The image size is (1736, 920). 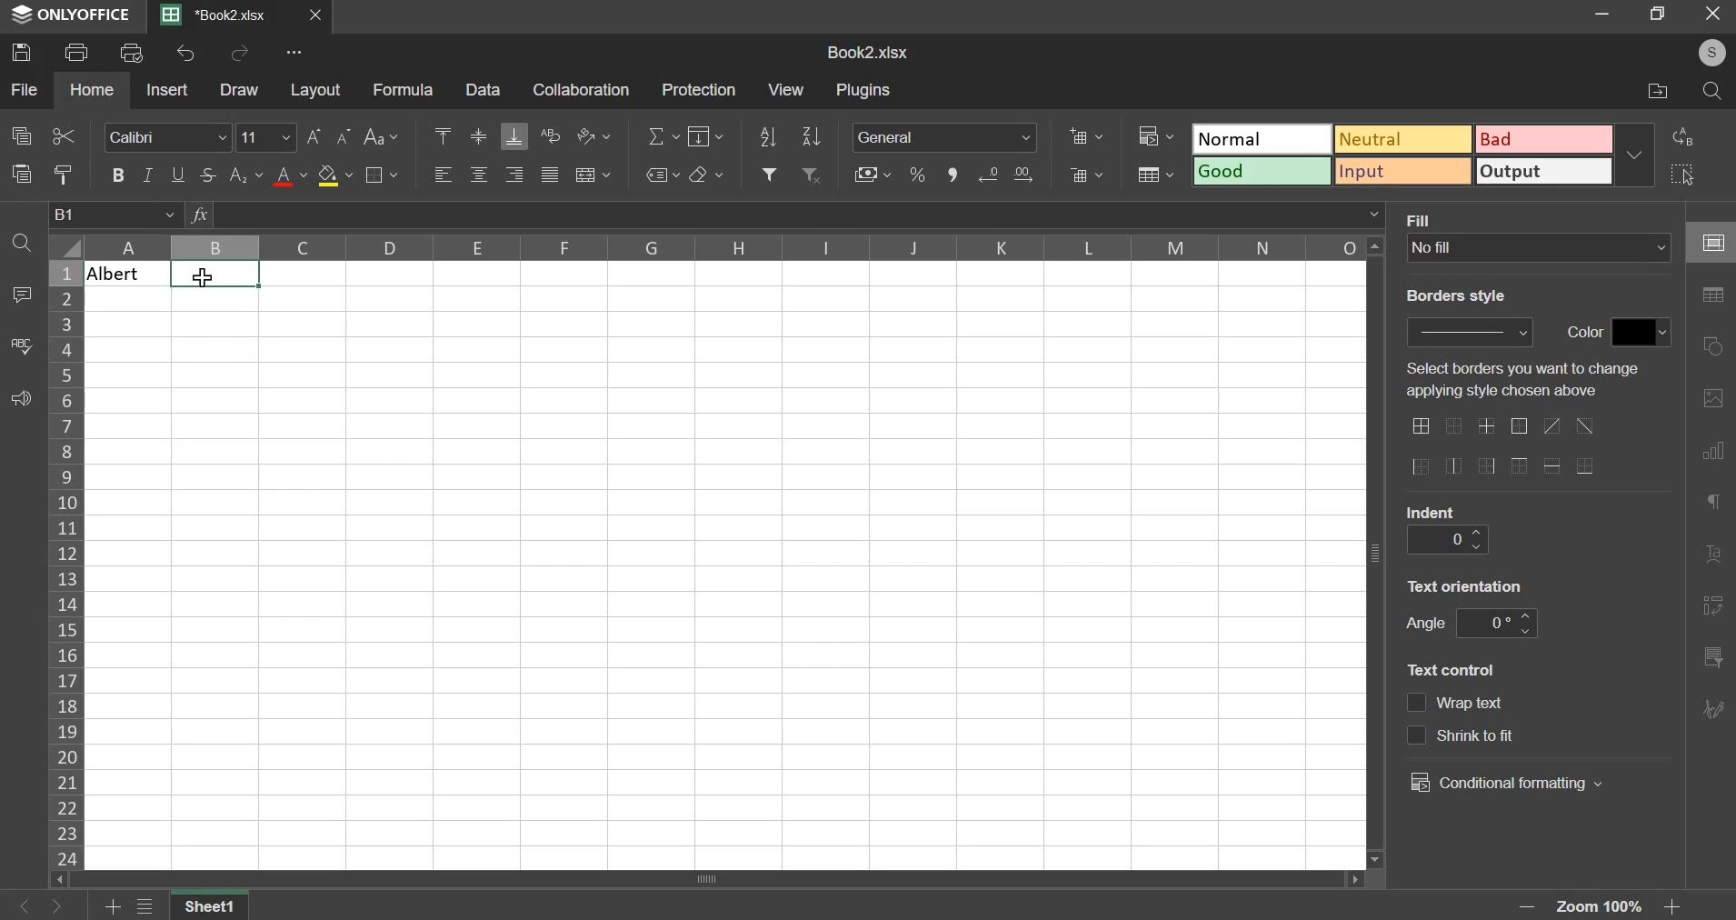 What do you see at coordinates (1689, 138) in the screenshot?
I see `replace` at bounding box center [1689, 138].